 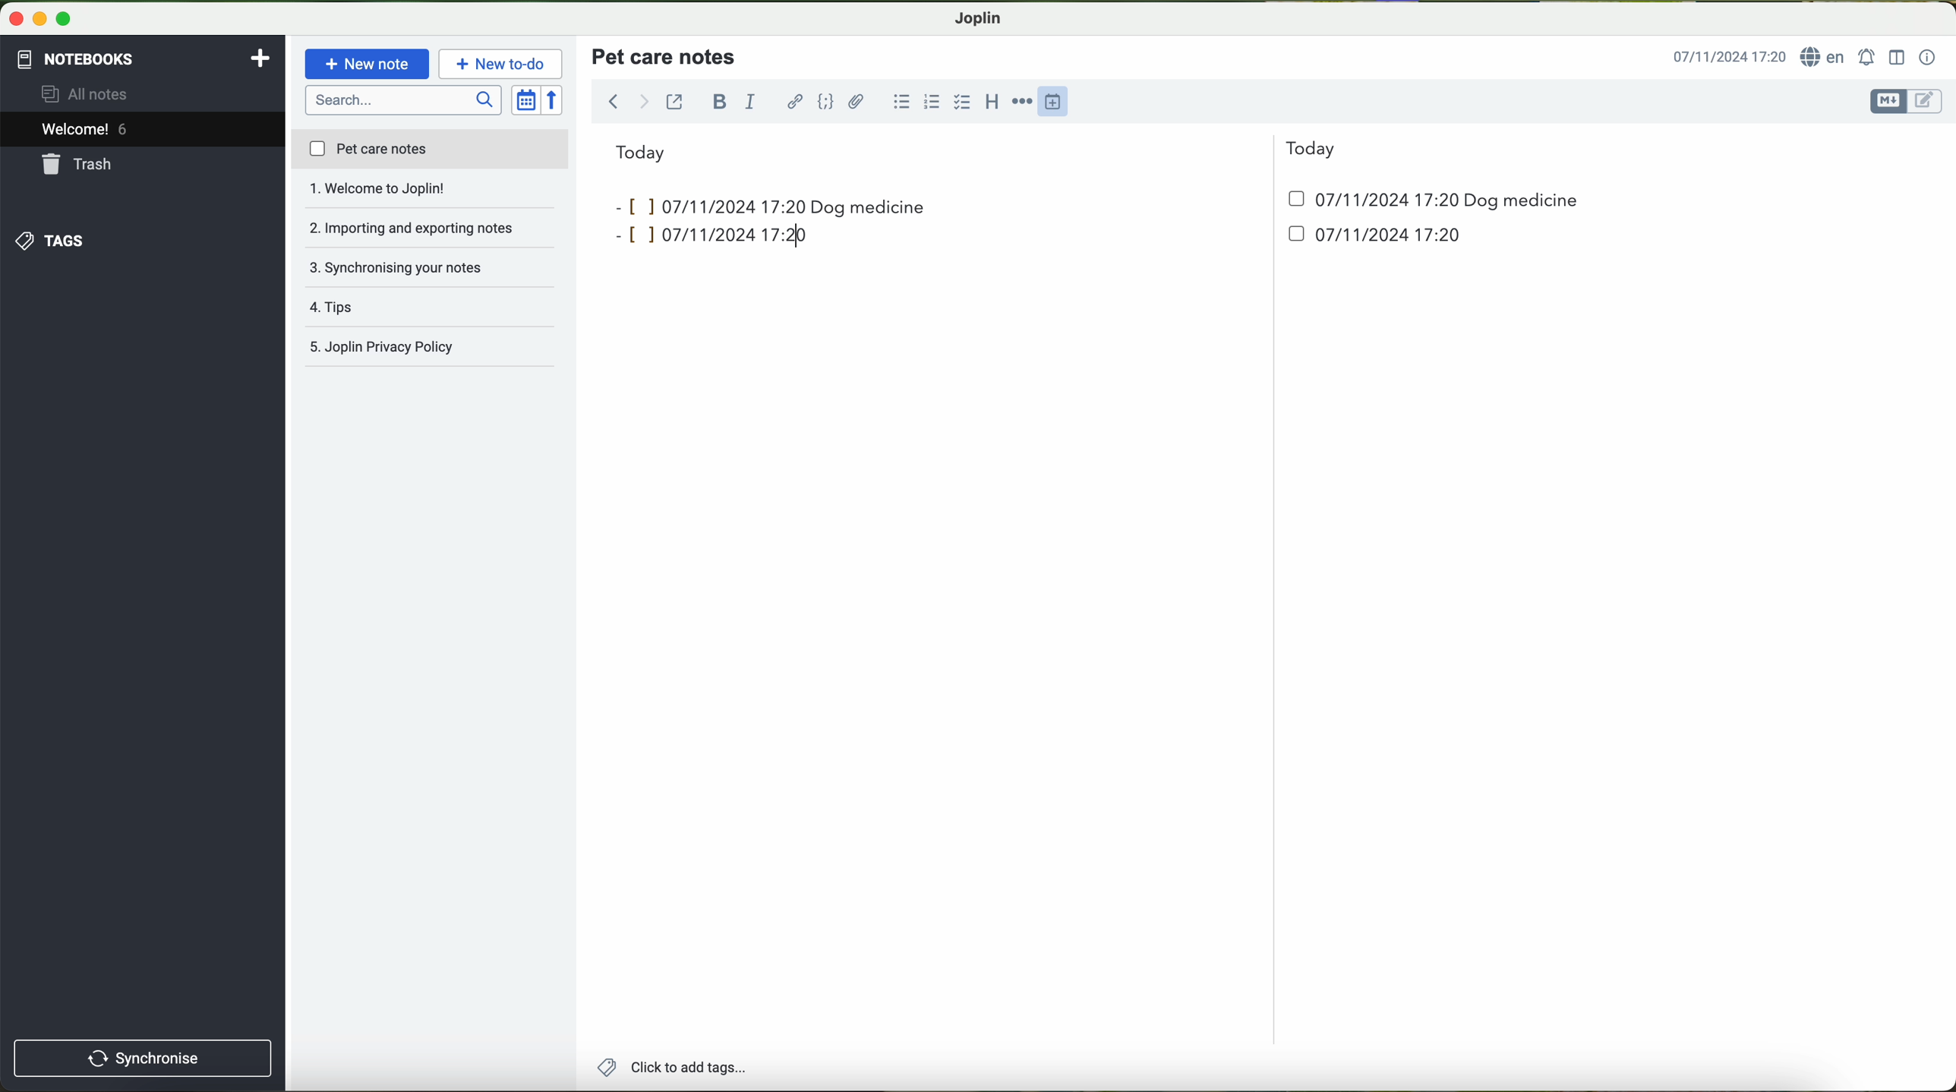 What do you see at coordinates (503, 65) in the screenshot?
I see `cursor on new to-do button ` at bounding box center [503, 65].